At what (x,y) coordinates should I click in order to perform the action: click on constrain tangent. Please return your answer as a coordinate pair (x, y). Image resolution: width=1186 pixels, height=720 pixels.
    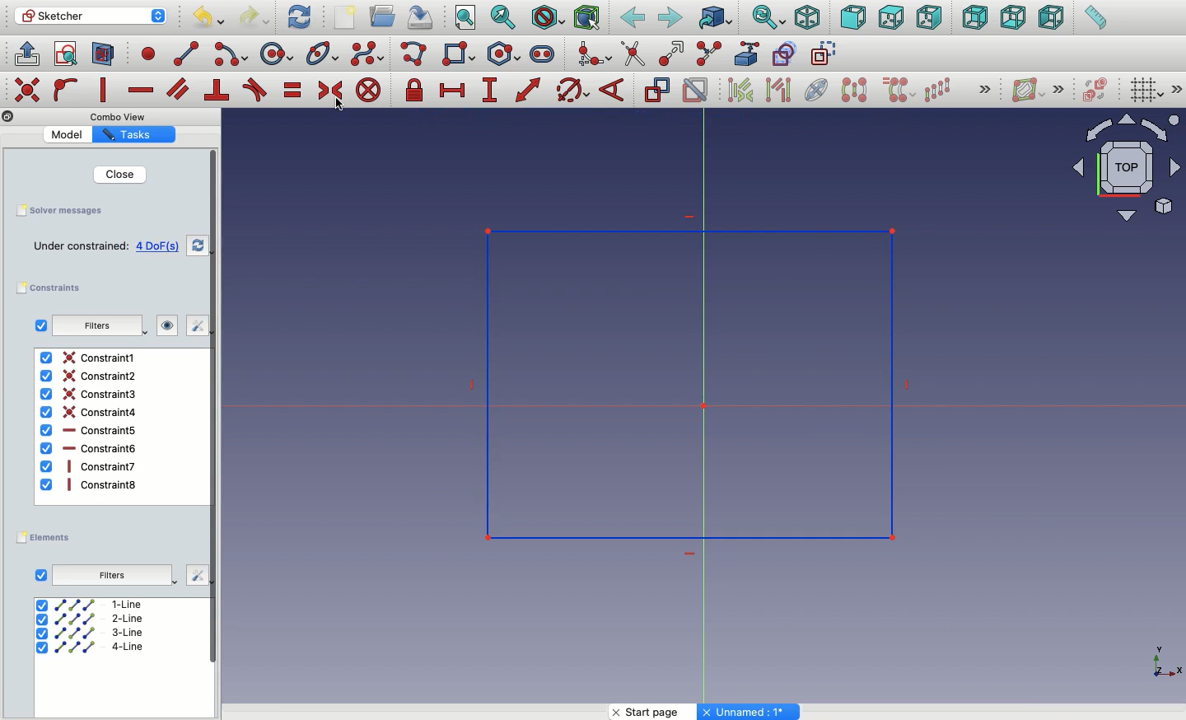
    Looking at the image, I should click on (255, 90).